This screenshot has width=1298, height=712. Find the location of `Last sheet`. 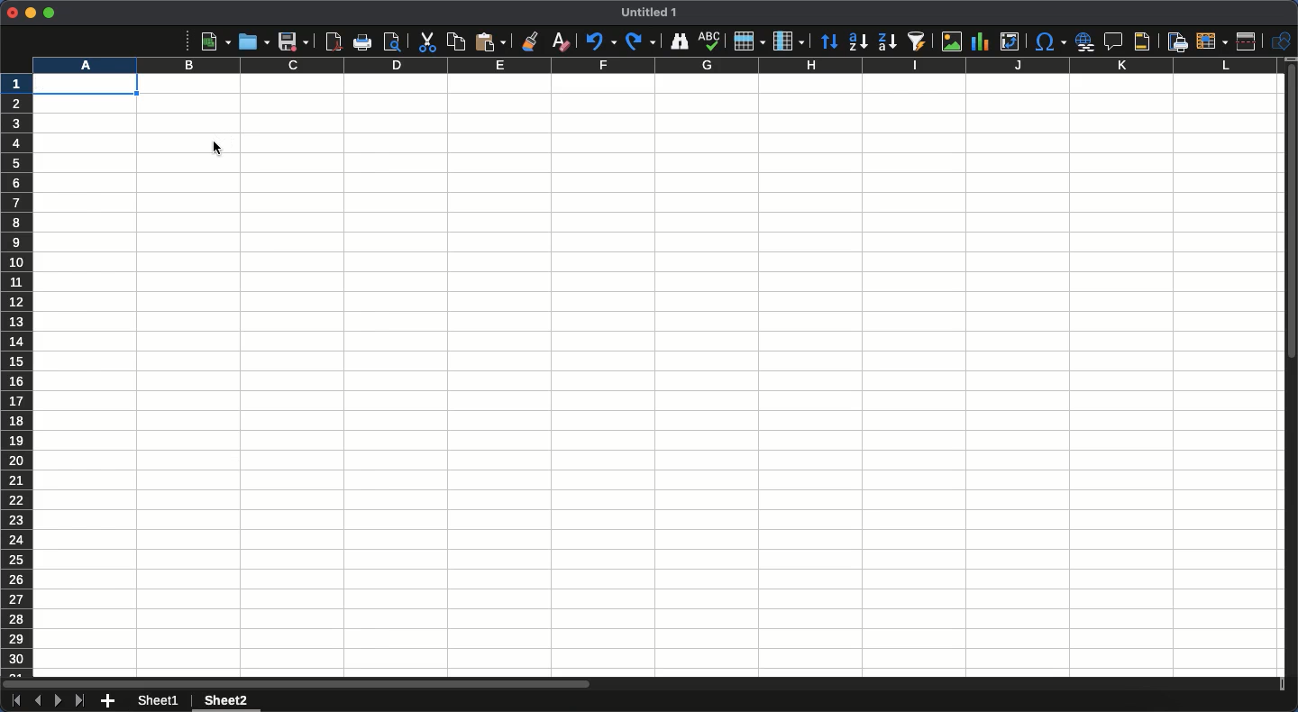

Last sheet is located at coordinates (79, 700).